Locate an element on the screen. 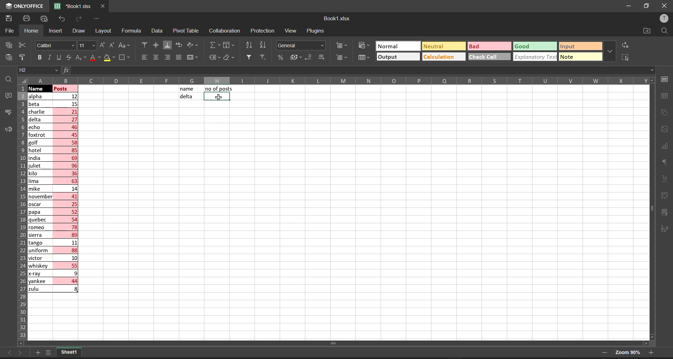  row names is located at coordinates (21, 213).